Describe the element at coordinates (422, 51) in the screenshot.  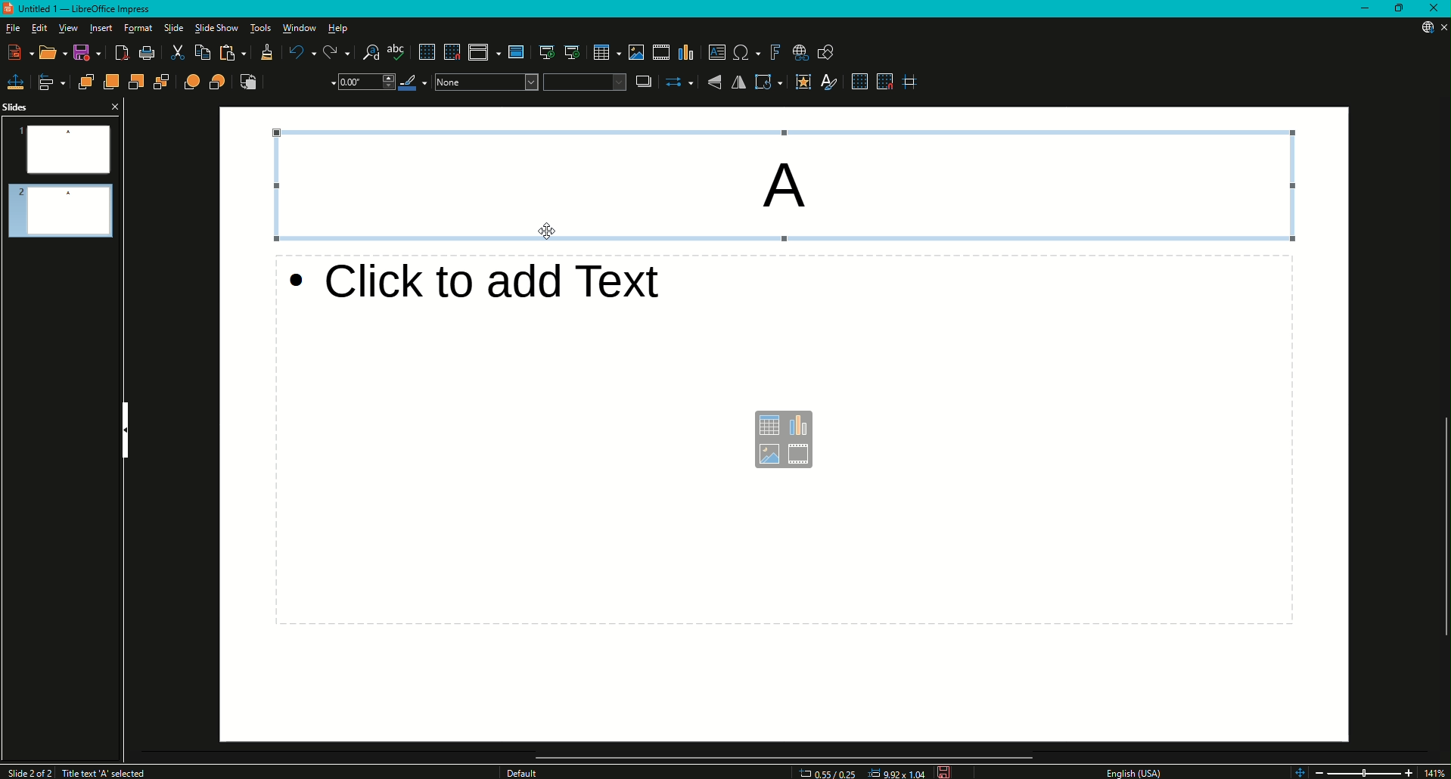
I see `Display Grid` at that location.